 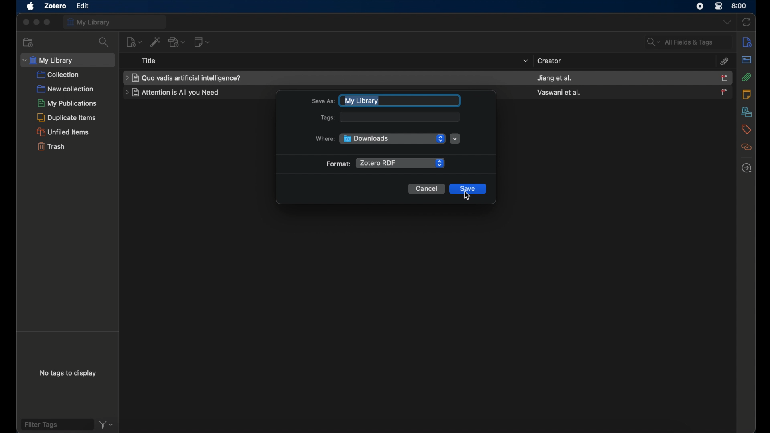 What do you see at coordinates (36, 22) in the screenshot?
I see `minimize` at bounding box center [36, 22].